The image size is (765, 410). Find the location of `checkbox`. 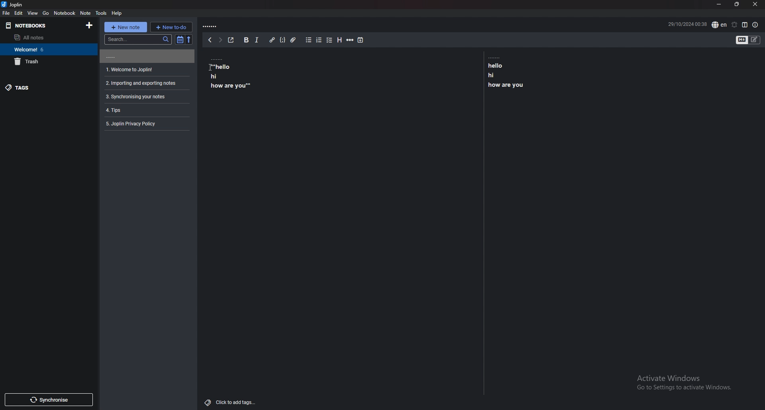

checkbox is located at coordinates (330, 41).